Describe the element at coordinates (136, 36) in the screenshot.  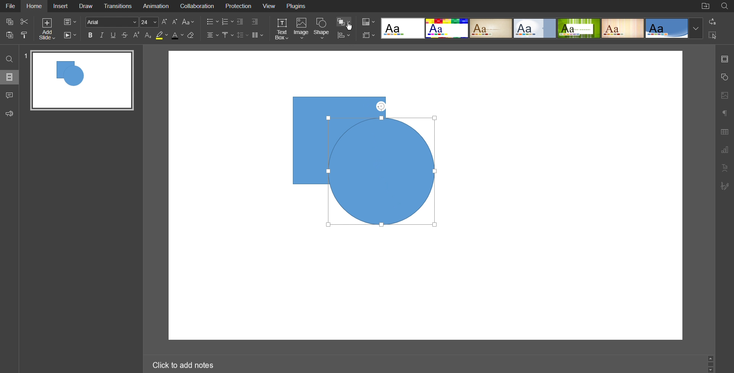
I see `Superscript` at that location.